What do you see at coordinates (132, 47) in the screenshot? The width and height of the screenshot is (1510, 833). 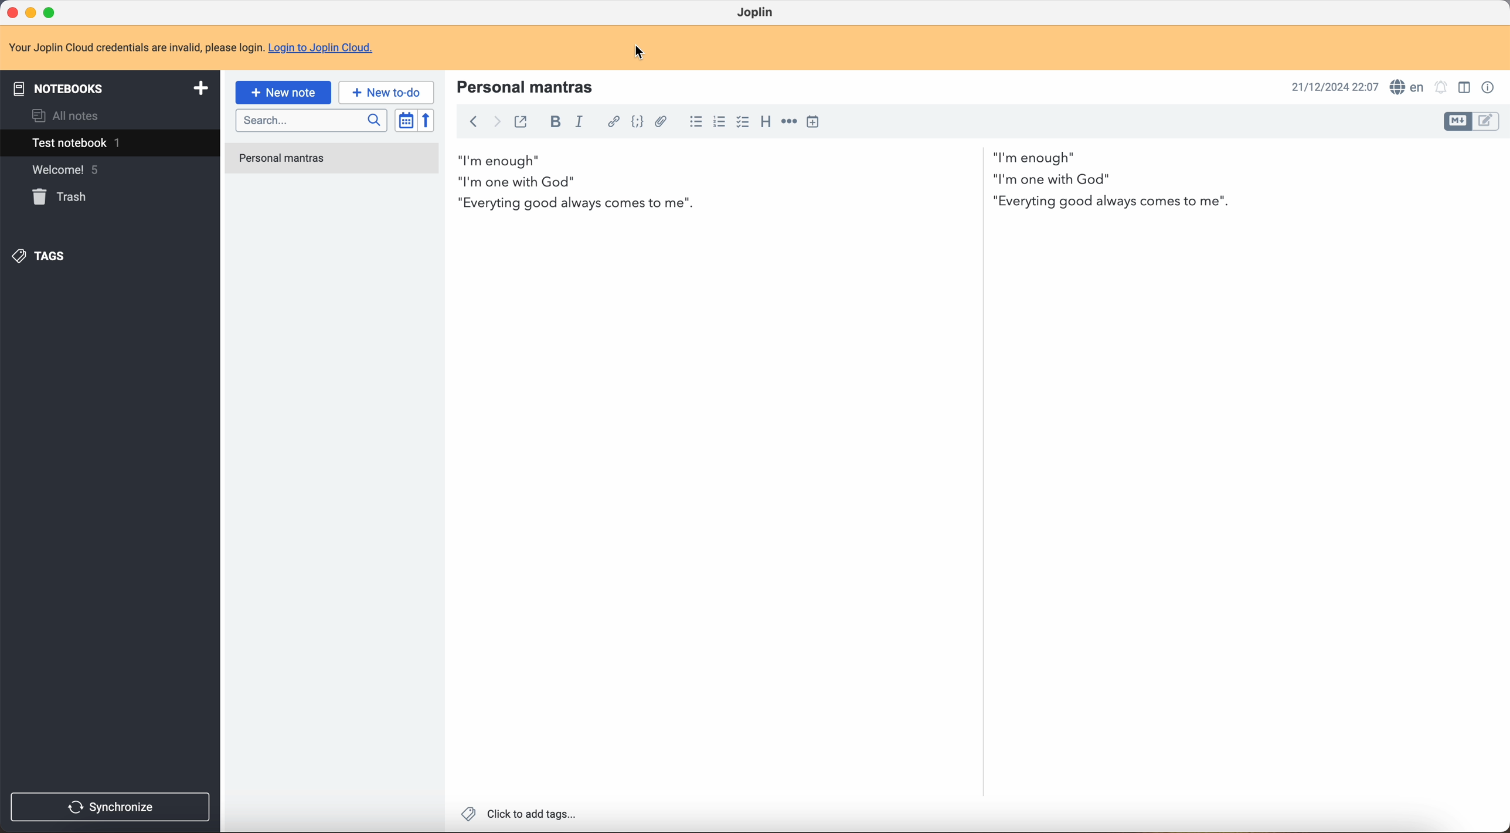 I see `note` at bounding box center [132, 47].